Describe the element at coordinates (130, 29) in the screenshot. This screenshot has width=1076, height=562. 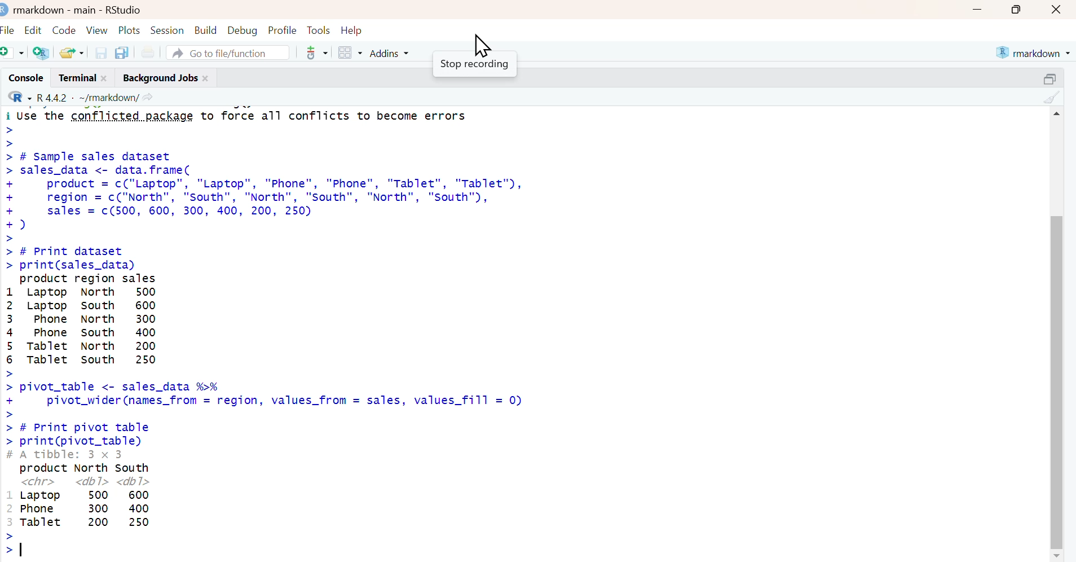
I see `Plots` at that location.